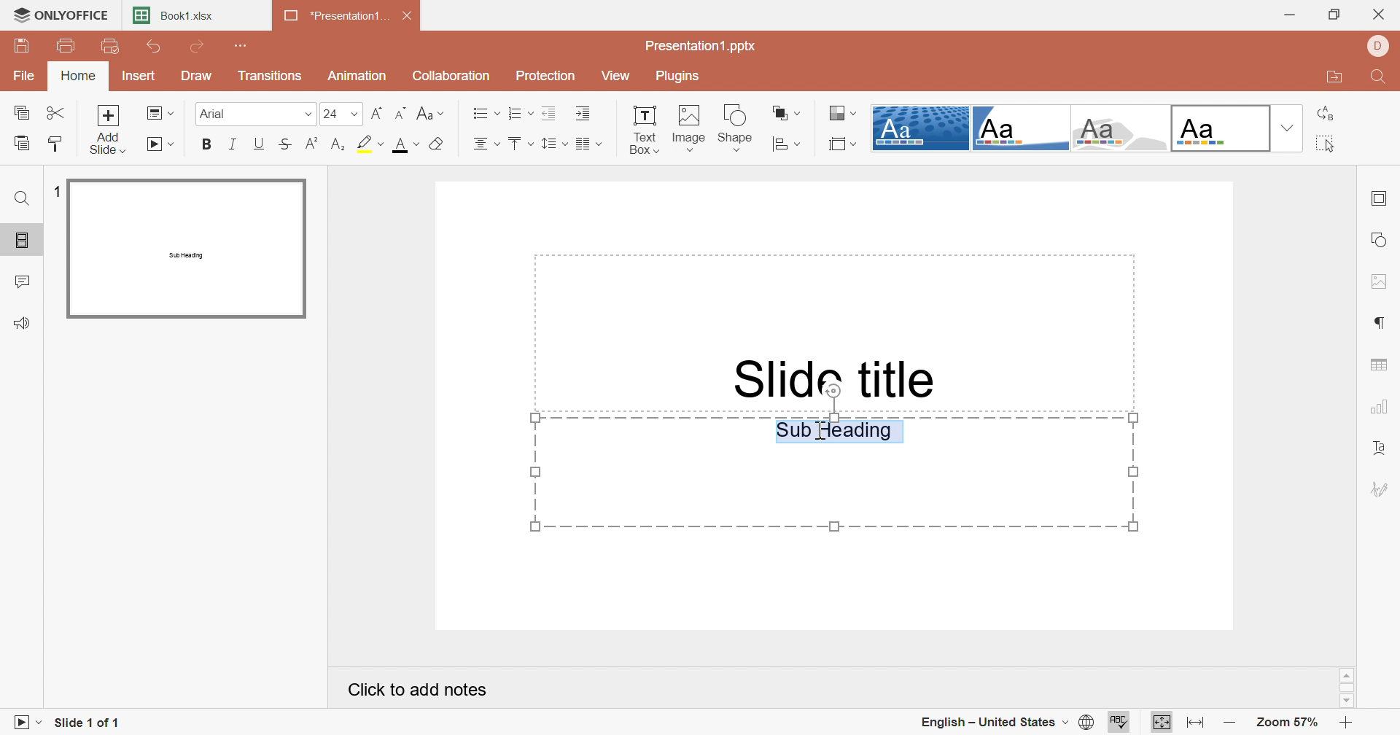  Describe the element at coordinates (449, 76) in the screenshot. I see `Collaboration` at that location.